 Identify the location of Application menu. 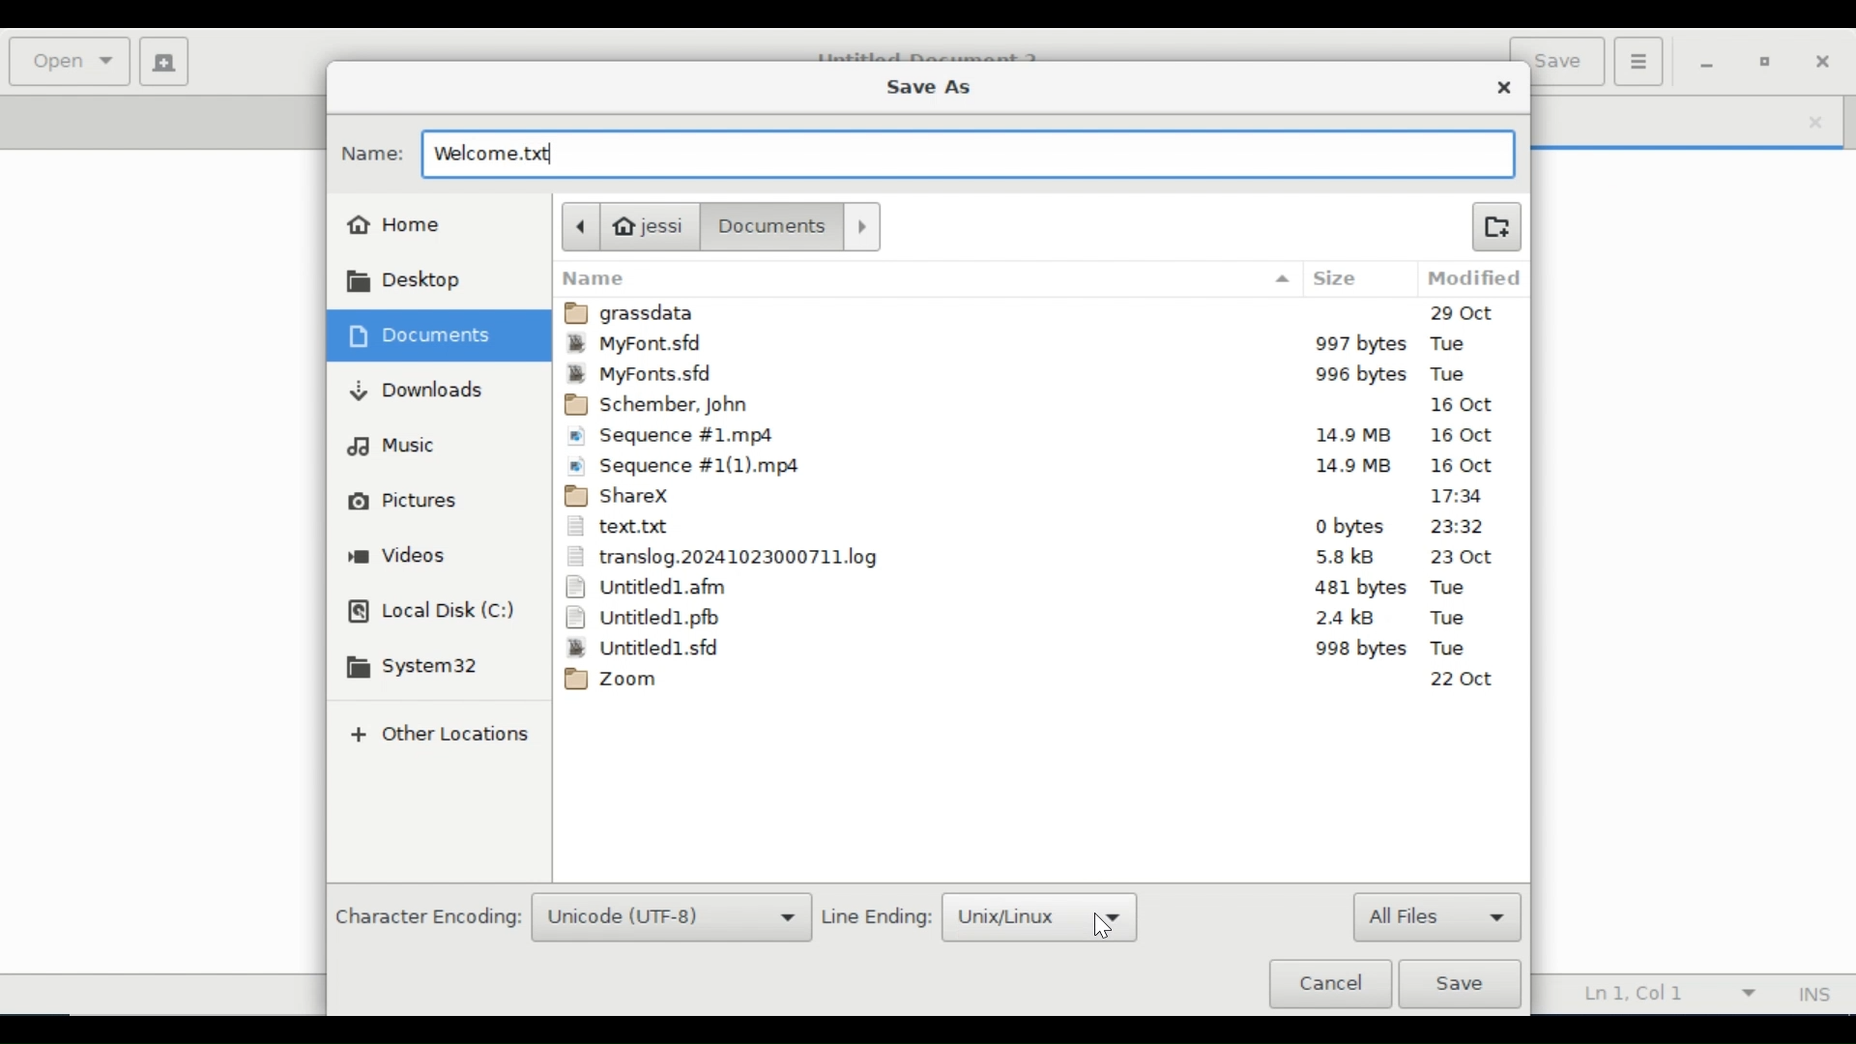
(1638, 60).